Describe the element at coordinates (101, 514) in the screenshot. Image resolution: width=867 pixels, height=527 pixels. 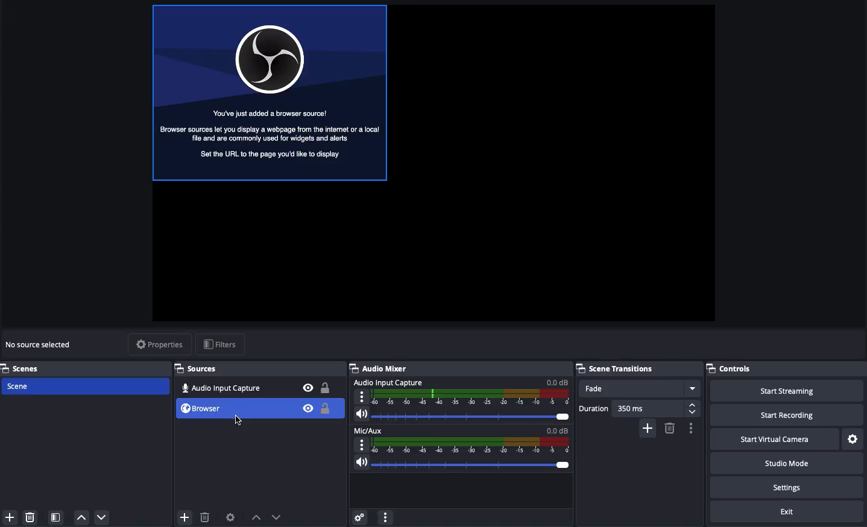
I see `Down` at that location.